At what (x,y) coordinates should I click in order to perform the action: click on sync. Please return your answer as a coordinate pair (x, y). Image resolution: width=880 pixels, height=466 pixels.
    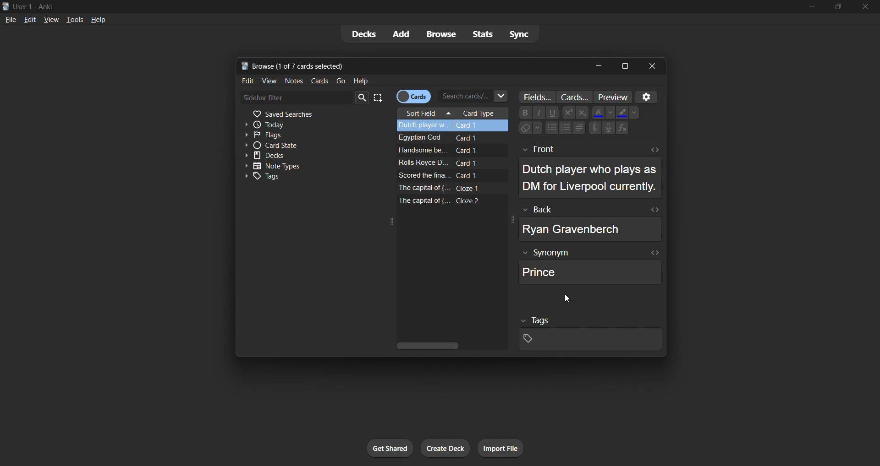
    Looking at the image, I should click on (522, 33).